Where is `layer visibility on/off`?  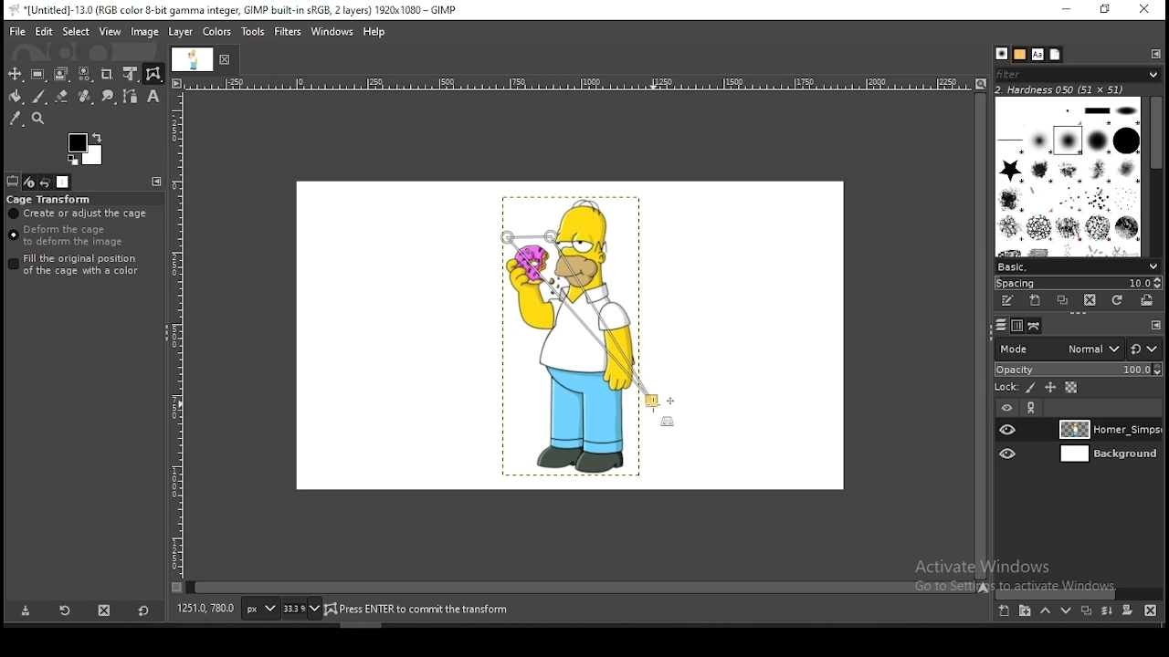
layer visibility on/off is located at coordinates (1009, 430).